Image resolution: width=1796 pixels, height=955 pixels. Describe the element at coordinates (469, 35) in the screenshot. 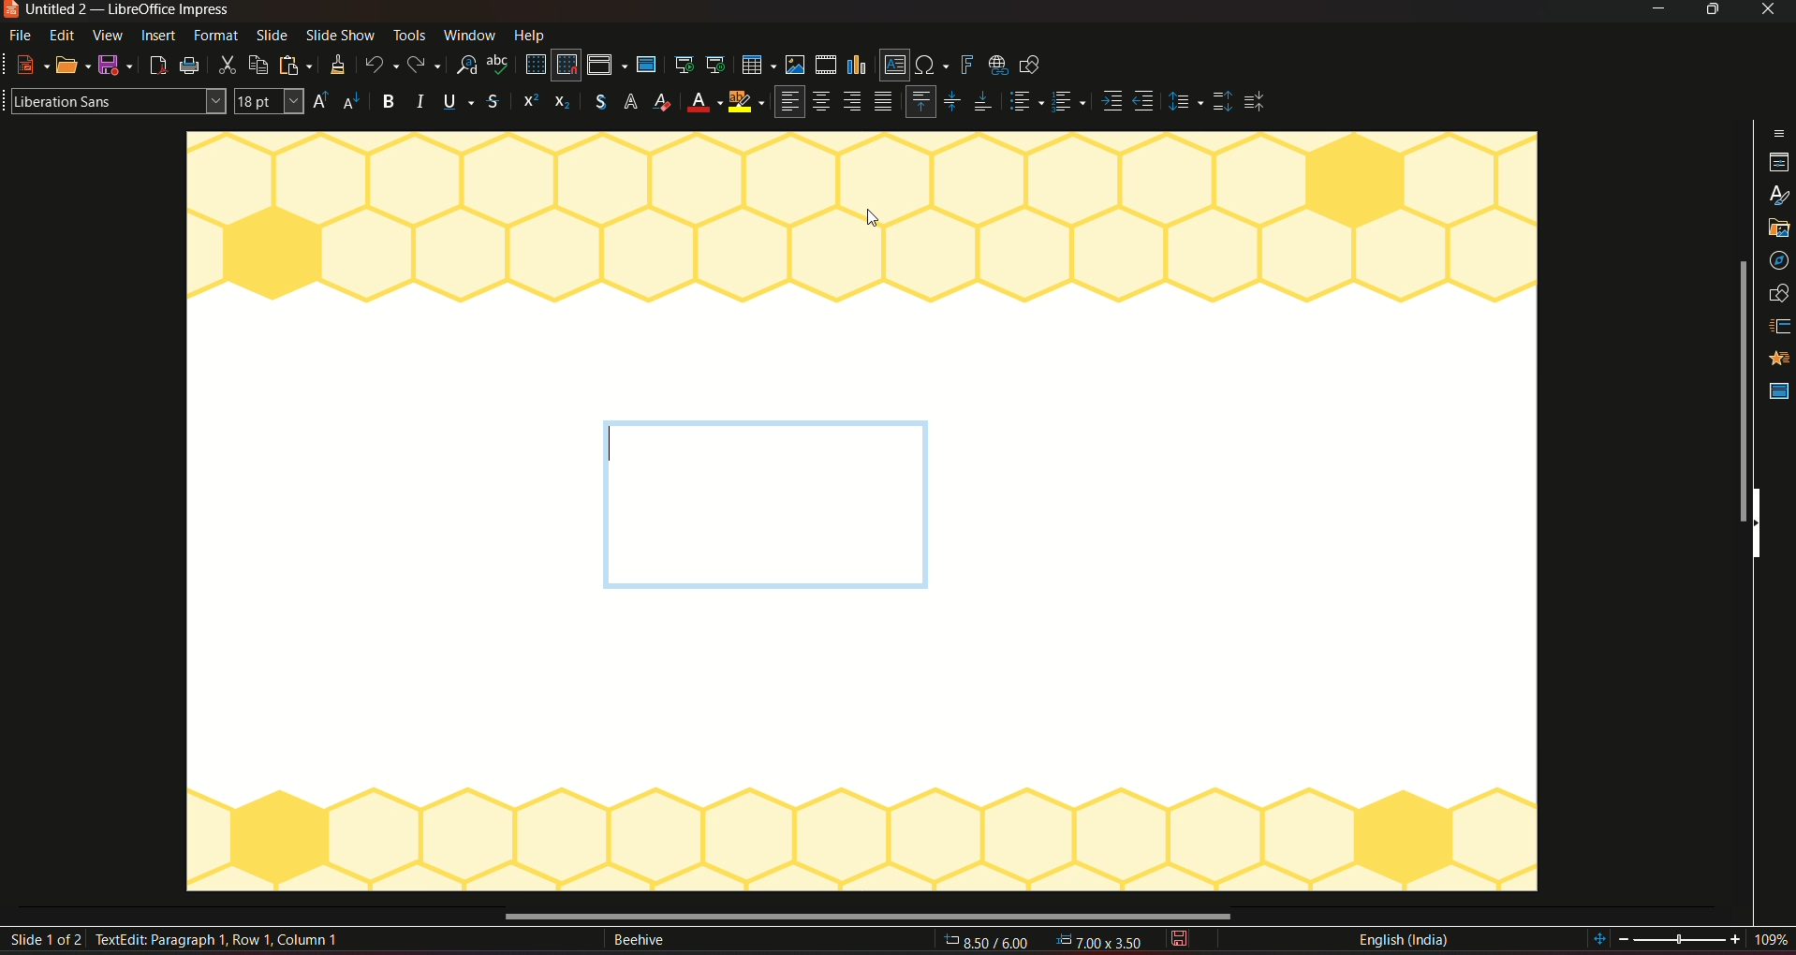

I see `window` at that location.